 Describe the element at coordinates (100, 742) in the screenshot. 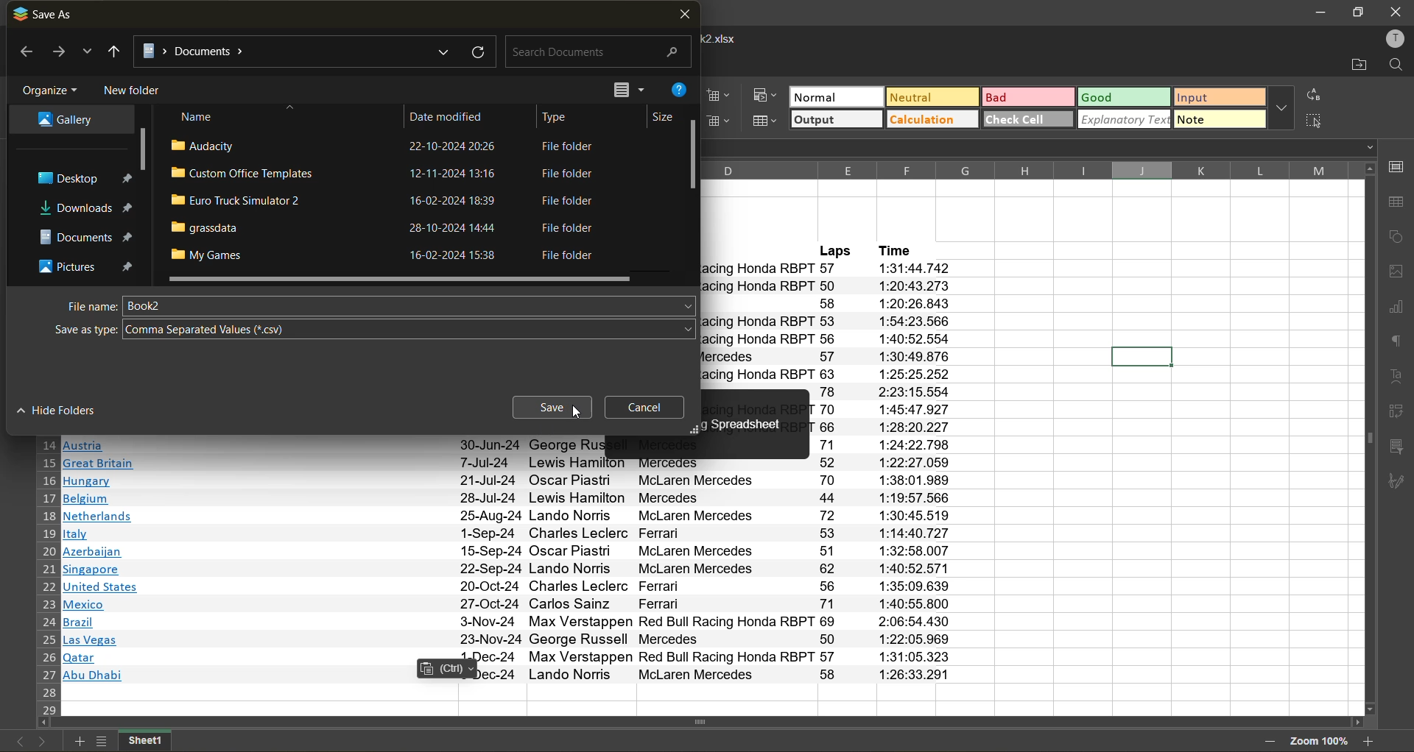

I see `list of sheets` at that location.